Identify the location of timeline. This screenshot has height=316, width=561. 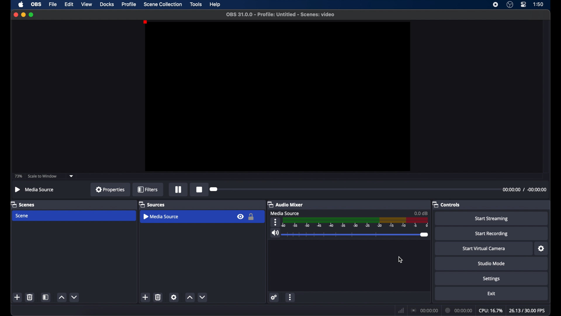
(354, 190).